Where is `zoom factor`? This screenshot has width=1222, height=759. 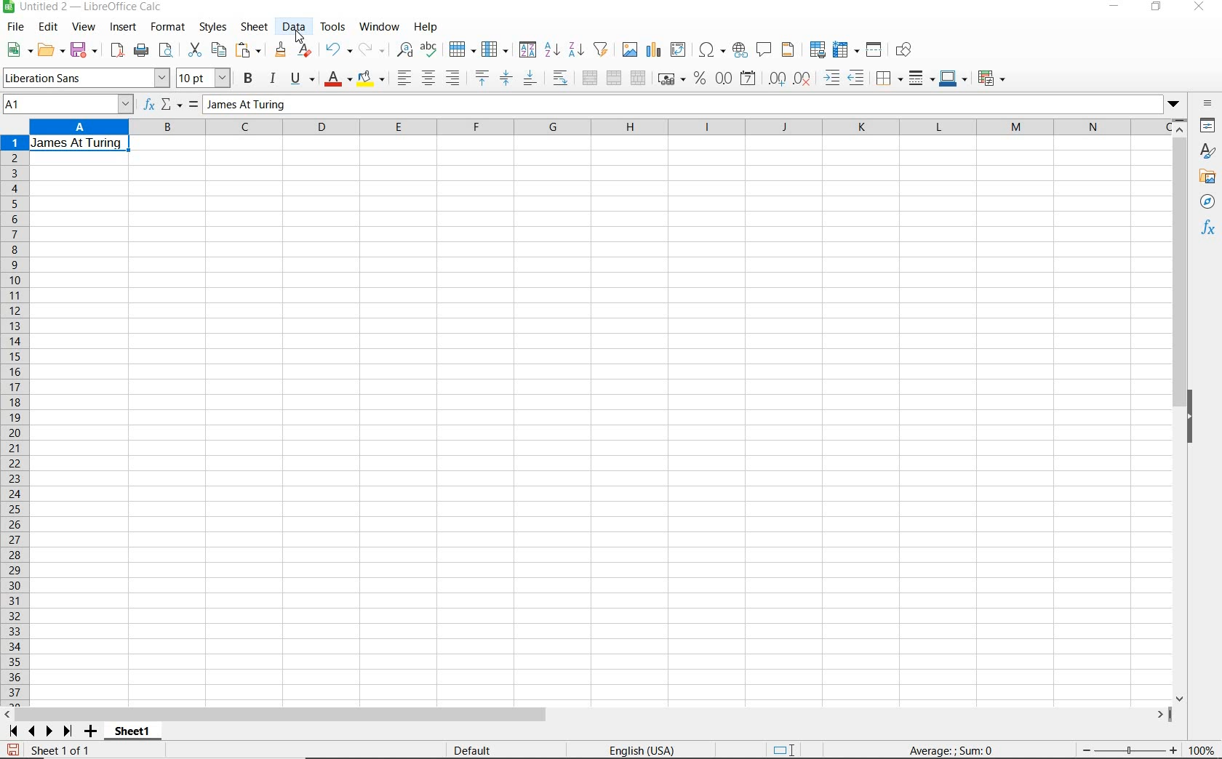
zoom factor is located at coordinates (1201, 750).